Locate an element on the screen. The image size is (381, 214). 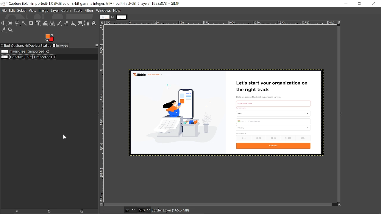
industry is located at coordinates (272, 128).